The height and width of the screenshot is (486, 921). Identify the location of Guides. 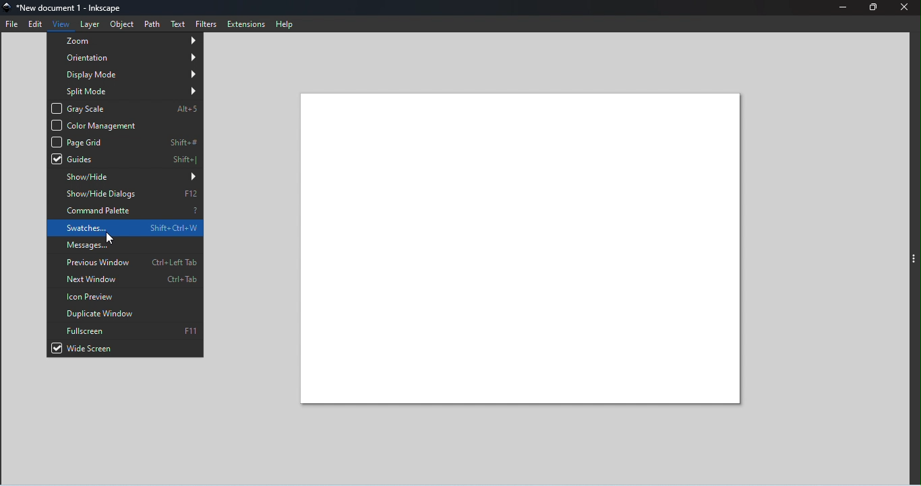
(126, 158).